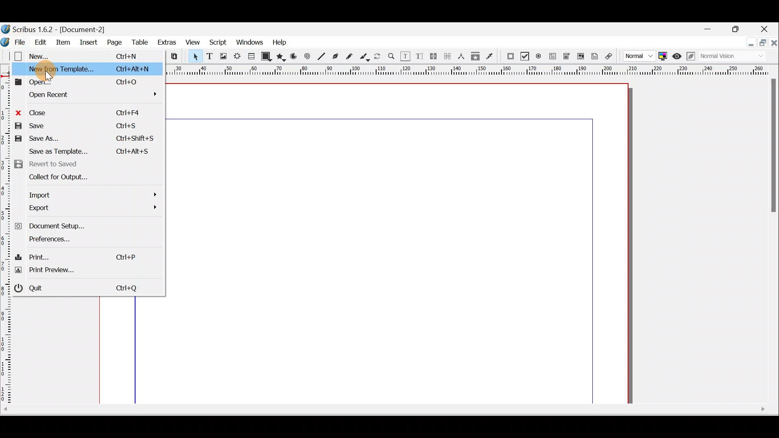  Describe the element at coordinates (448, 56) in the screenshot. I see `Unlink text frames` at that location.